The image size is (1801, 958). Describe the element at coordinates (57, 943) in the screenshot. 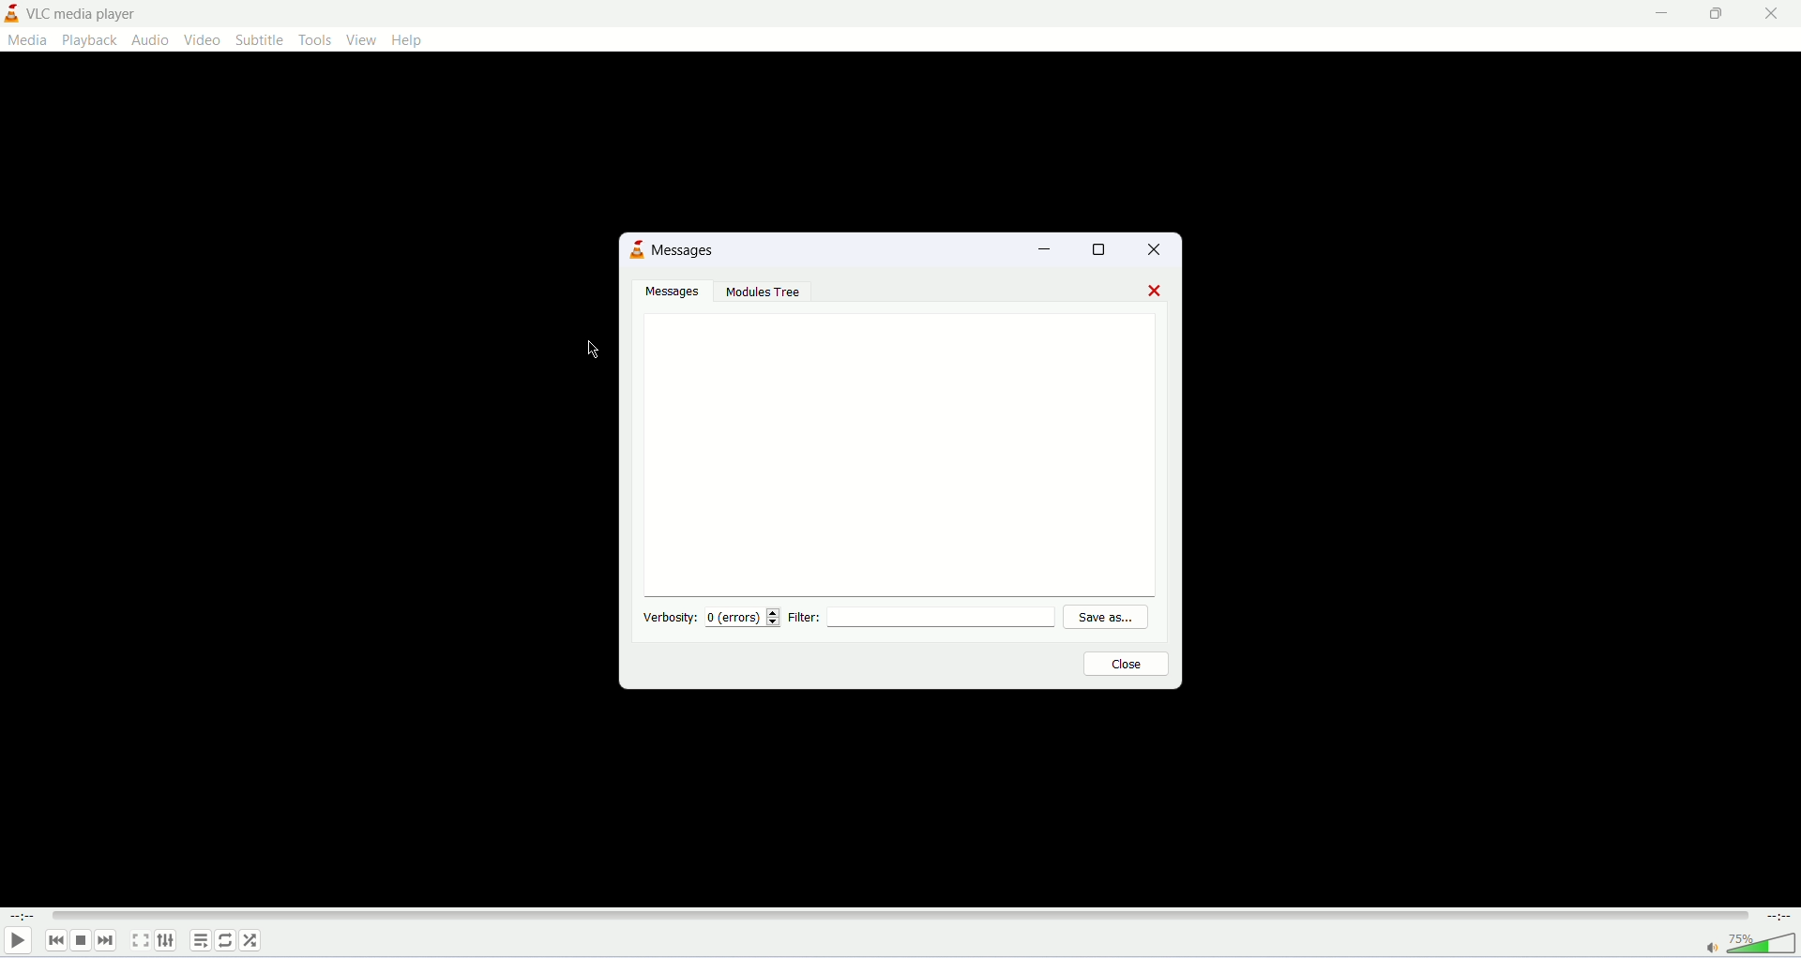

I see `previous` at that location.